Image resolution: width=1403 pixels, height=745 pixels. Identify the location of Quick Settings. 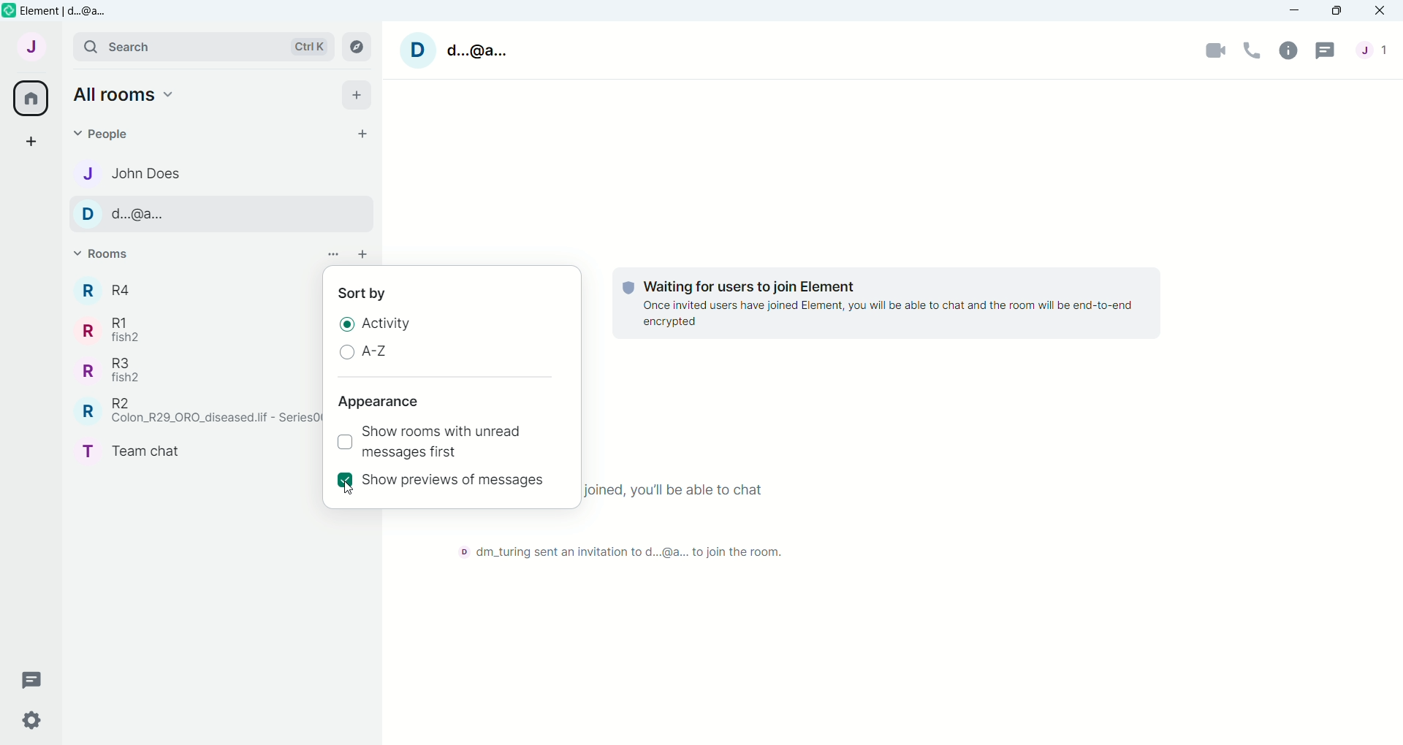
(33, 722).